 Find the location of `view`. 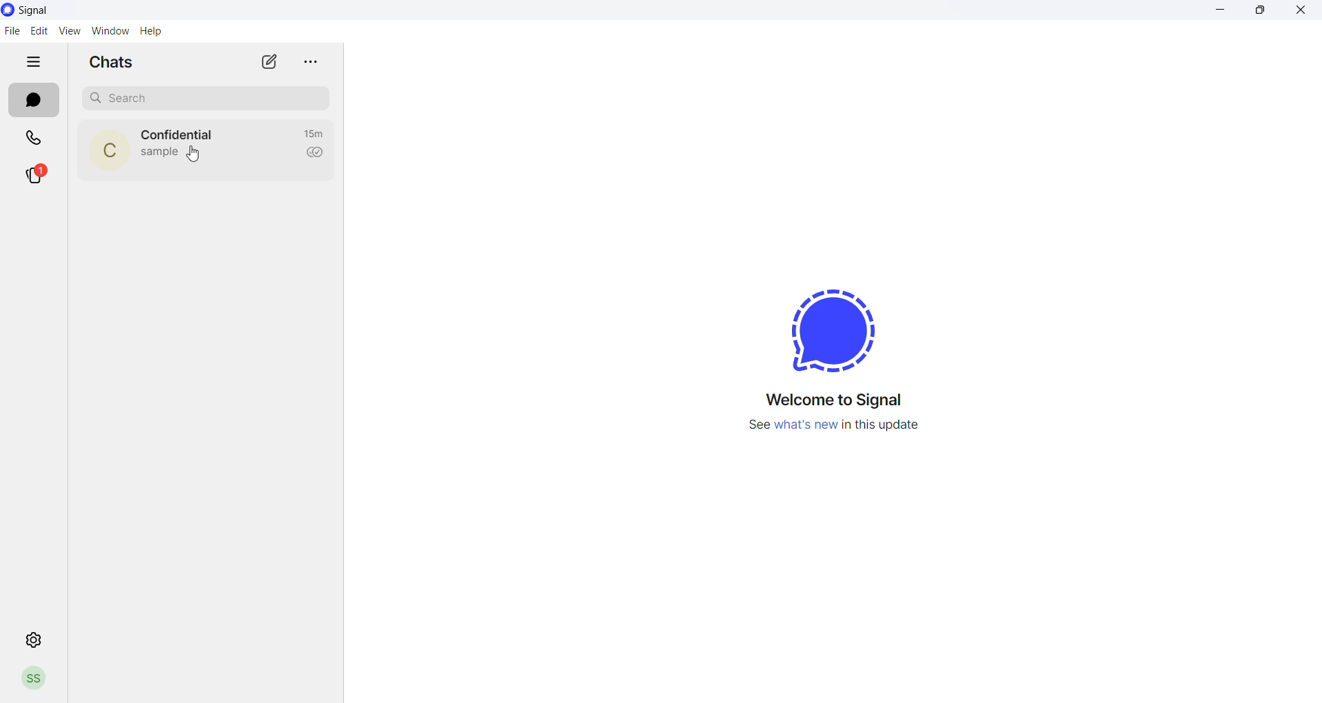

view is located at coordinates (68, 31).